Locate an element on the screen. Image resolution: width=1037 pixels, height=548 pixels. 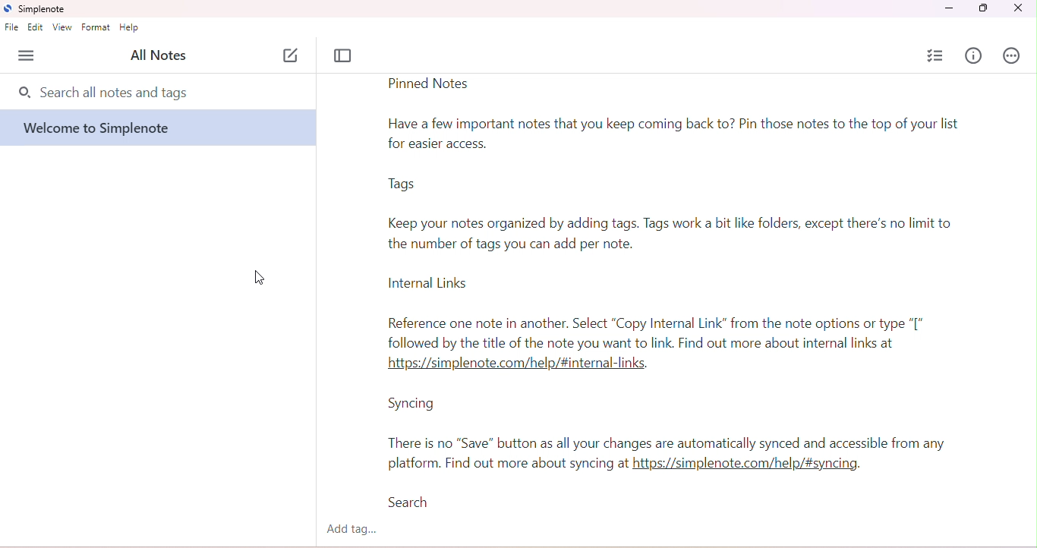
internal links is located at coordinates (439, 284).